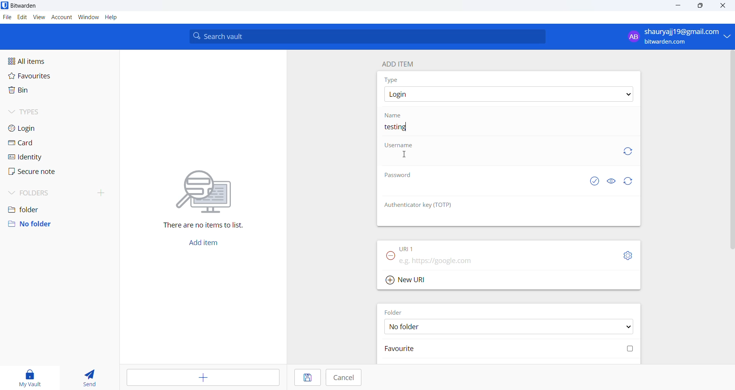  What do you see at coordinates (730, 150) in the screenshot?
I see `vertical scrollbar` at bounding box center [730, 150].